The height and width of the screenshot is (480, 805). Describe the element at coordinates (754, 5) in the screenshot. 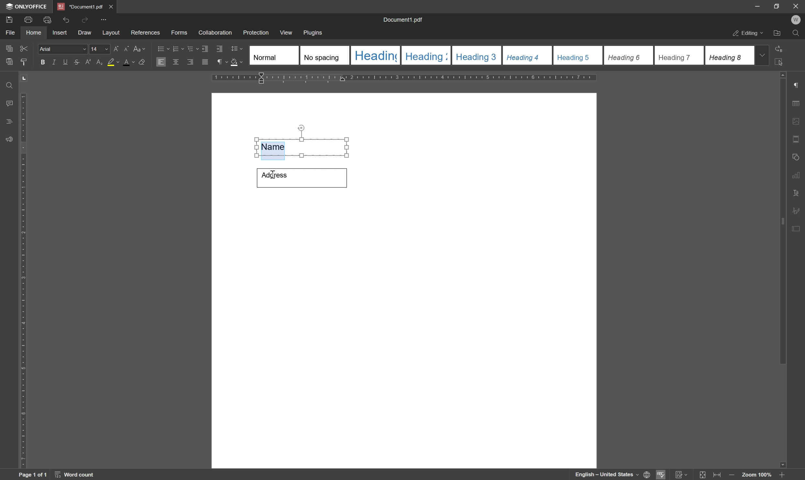

I see `minimize` at that location.